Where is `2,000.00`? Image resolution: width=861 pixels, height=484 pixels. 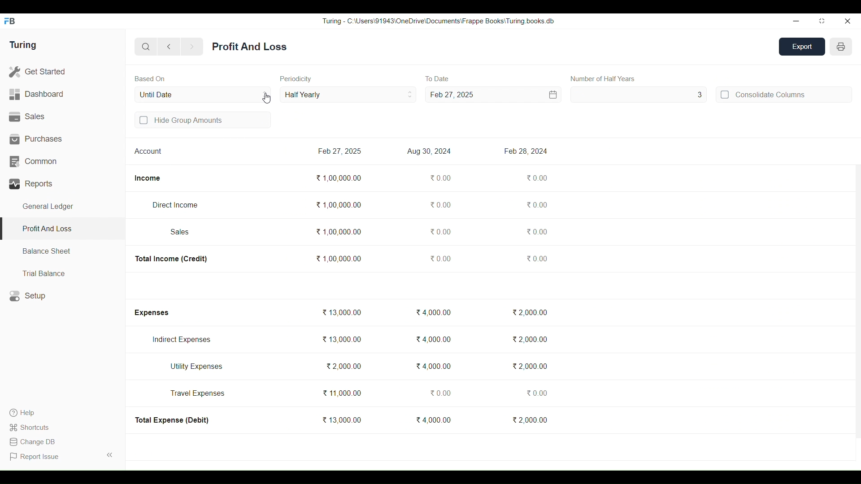
2,000.00 is located at coordinates (530, 366).